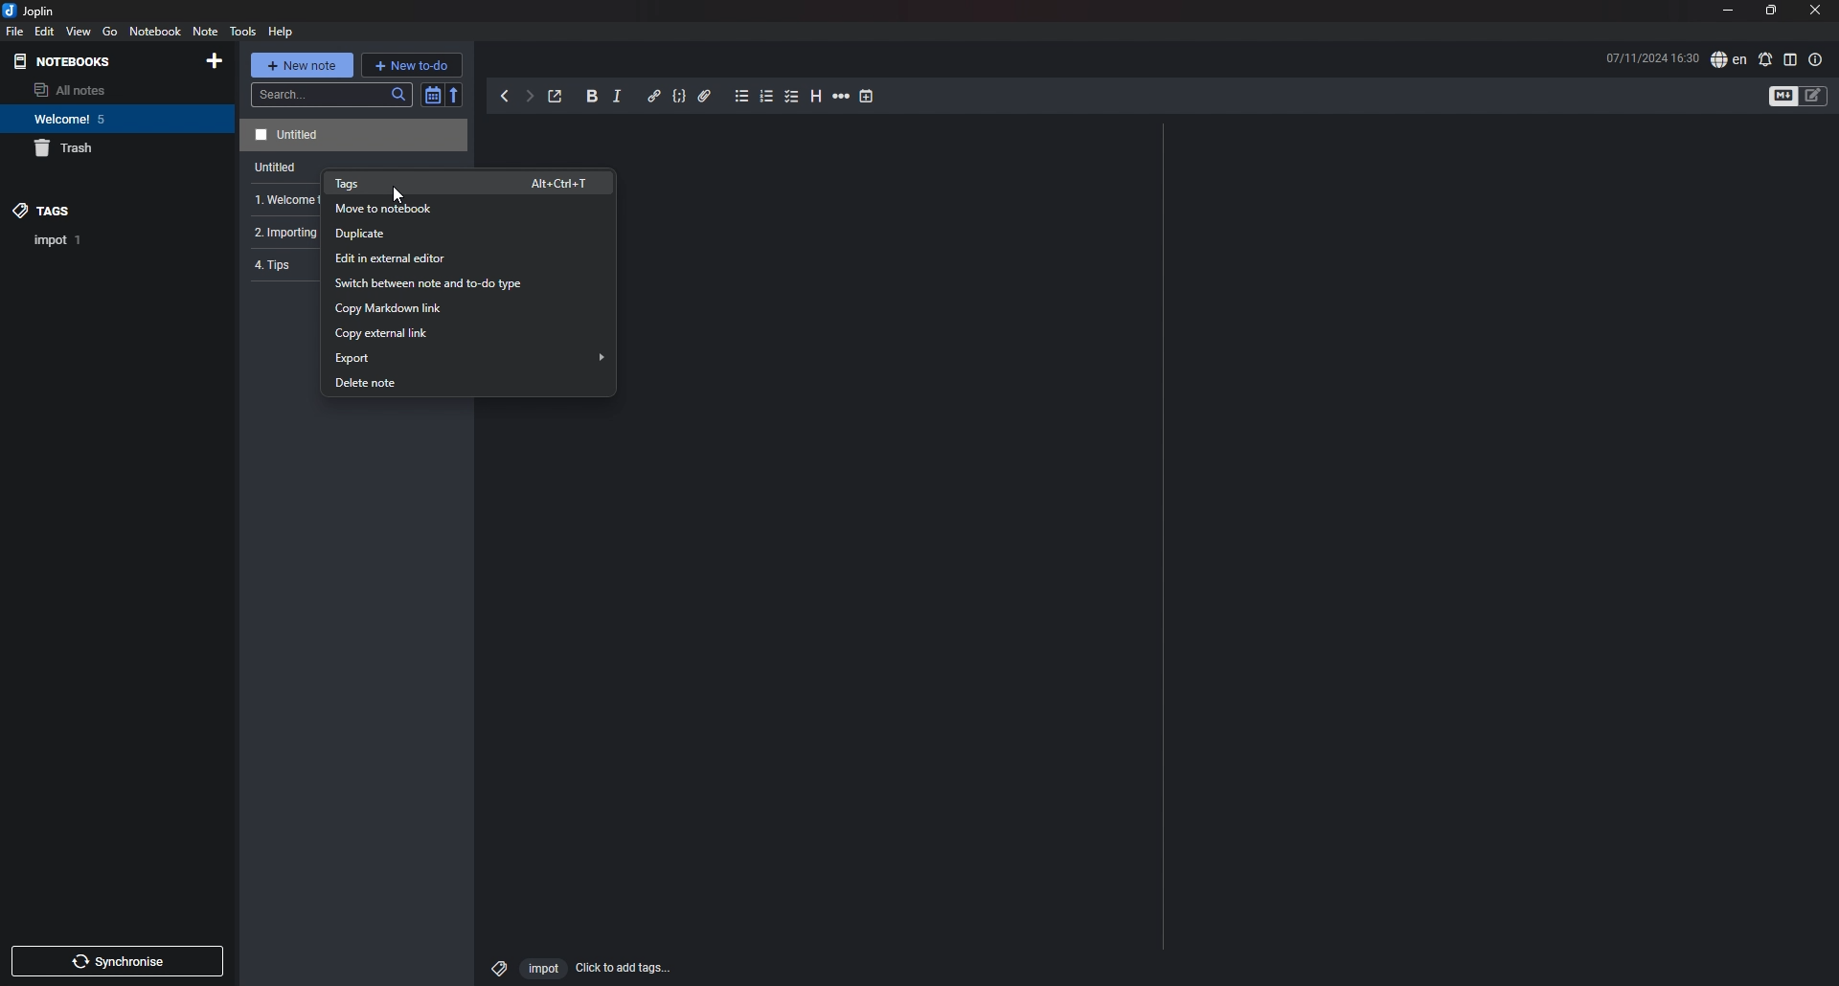 The width and height of the screenshot is (1839, 986). Describe the element at coordinates (767, 96) in the screenshot. I see `numbered list` at that location.